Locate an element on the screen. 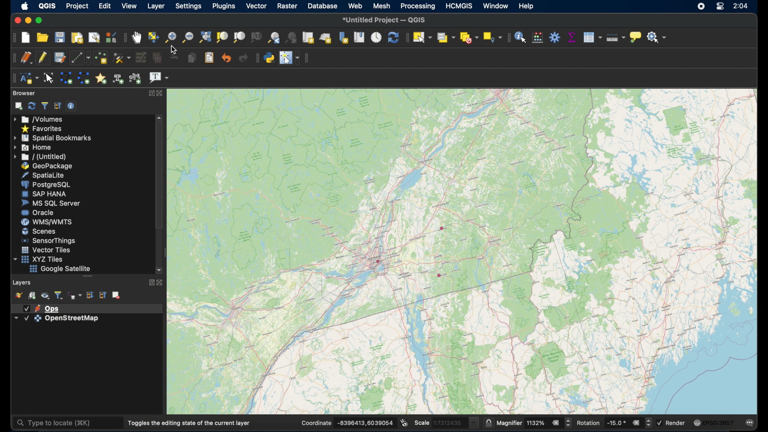 This screenshot has width=768, height=432. save layer edits is located at coordinates (59, 58).